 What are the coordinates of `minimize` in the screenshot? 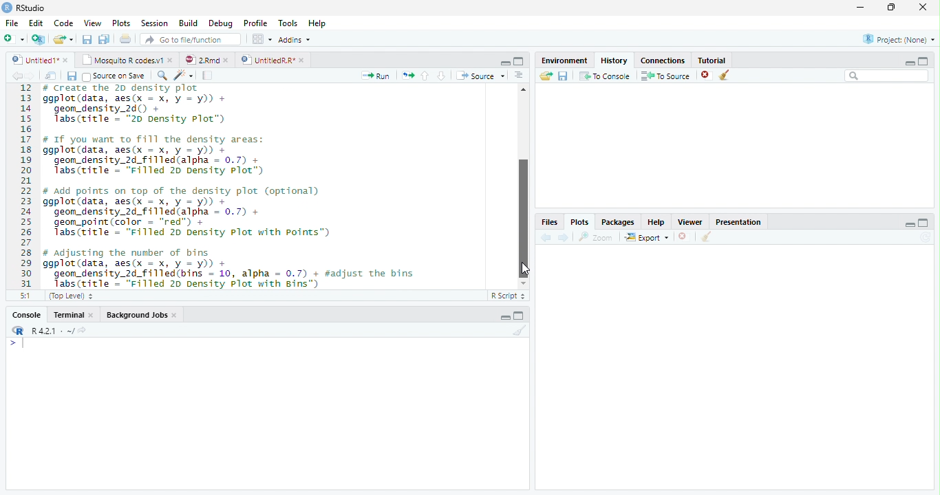 It's located at (910, 224).